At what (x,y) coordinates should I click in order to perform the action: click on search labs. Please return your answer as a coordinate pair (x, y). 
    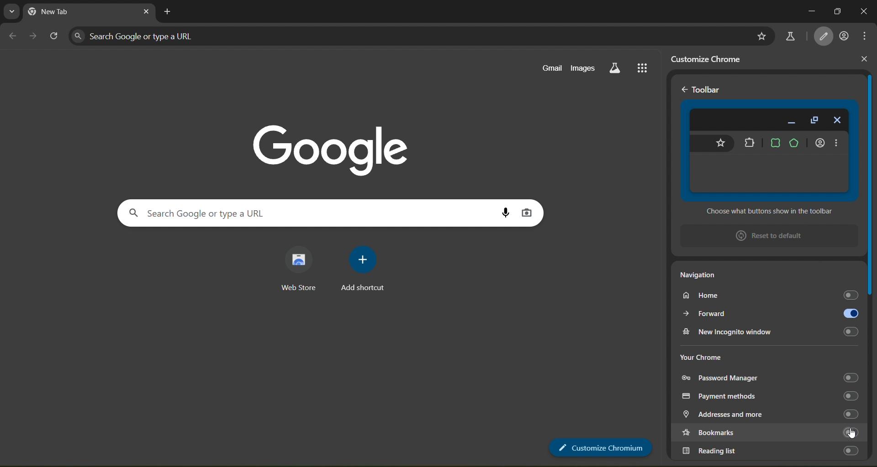
    Looking at the image, I should click on (790, 37).